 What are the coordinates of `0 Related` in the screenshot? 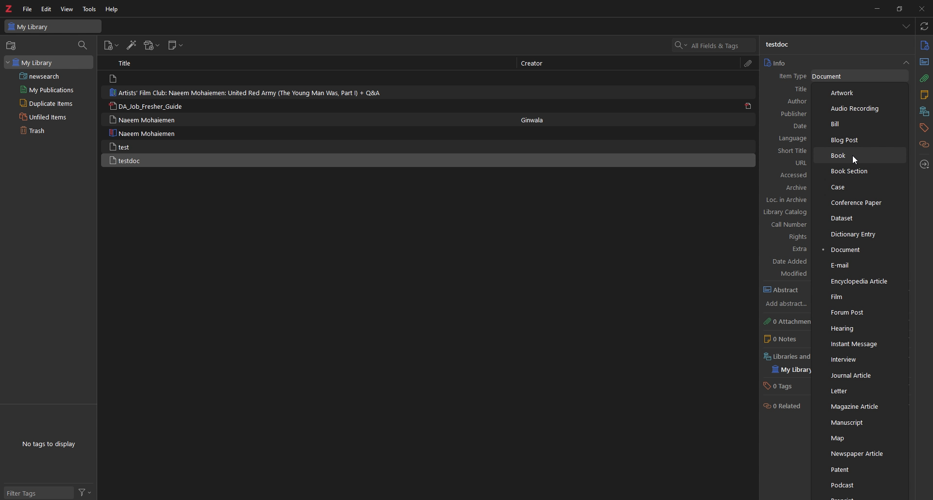 It's located at (782, 405).